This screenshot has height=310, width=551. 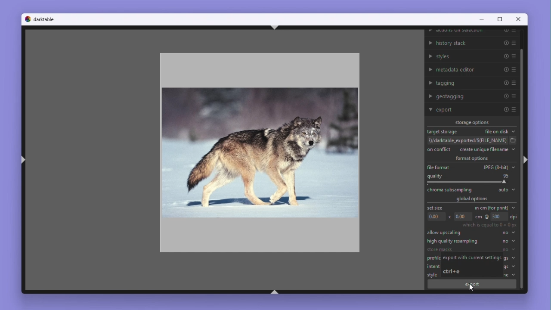 What do you see at coordinates (495, 208) in the screenshot?
I see `In centimetres` at bounding box center [495, 208].